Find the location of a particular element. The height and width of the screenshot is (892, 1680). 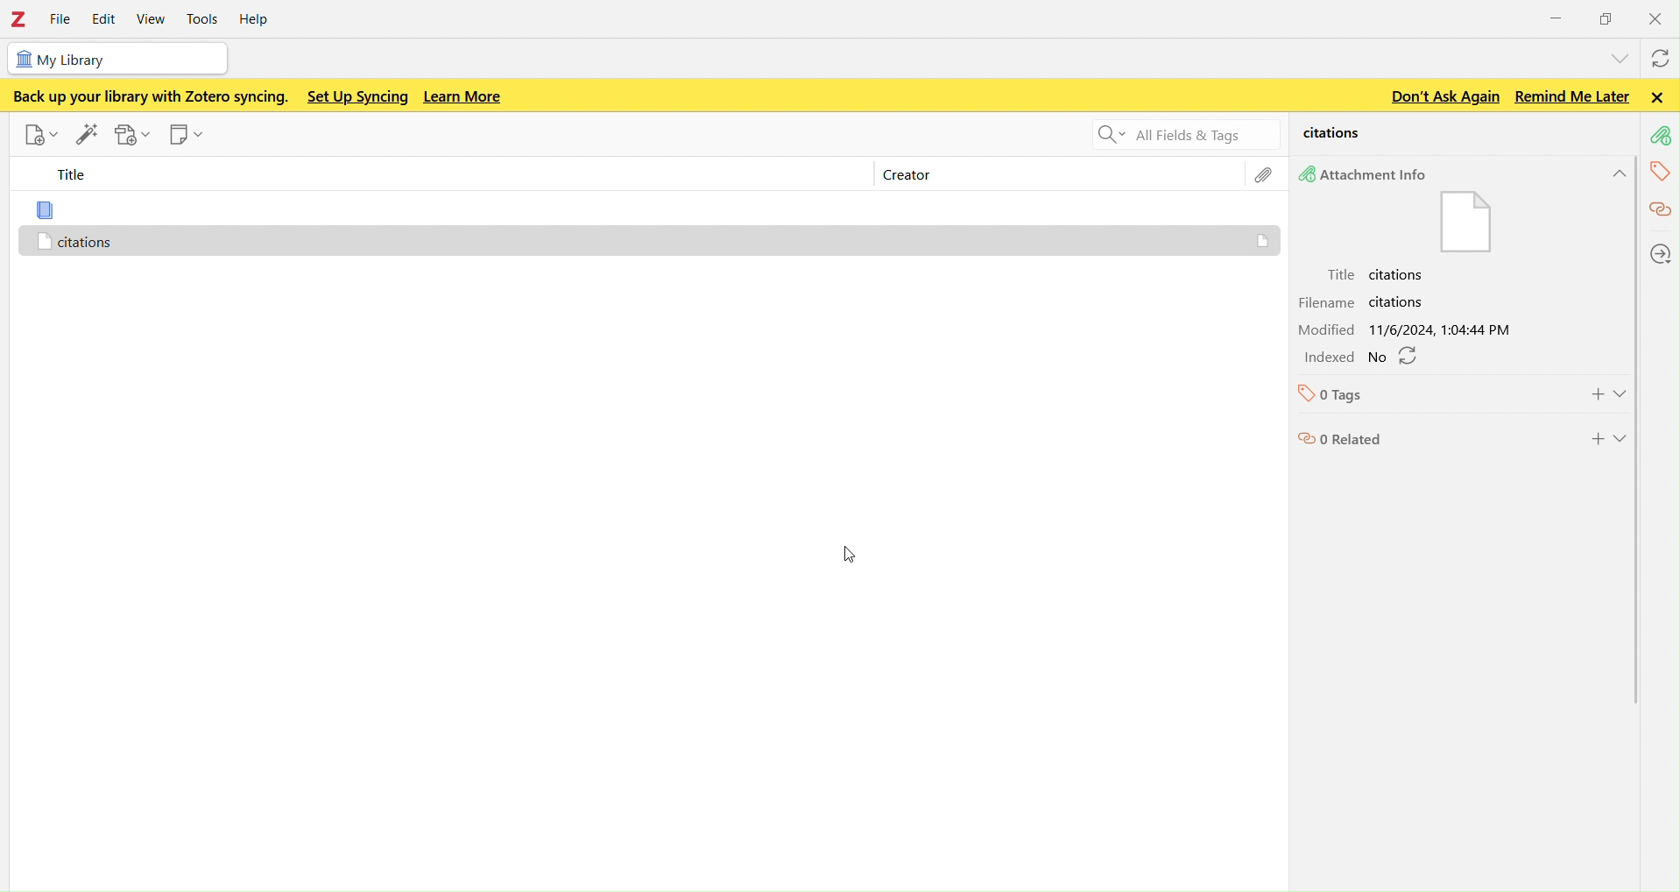

No is located at coordinates (1377, 357).